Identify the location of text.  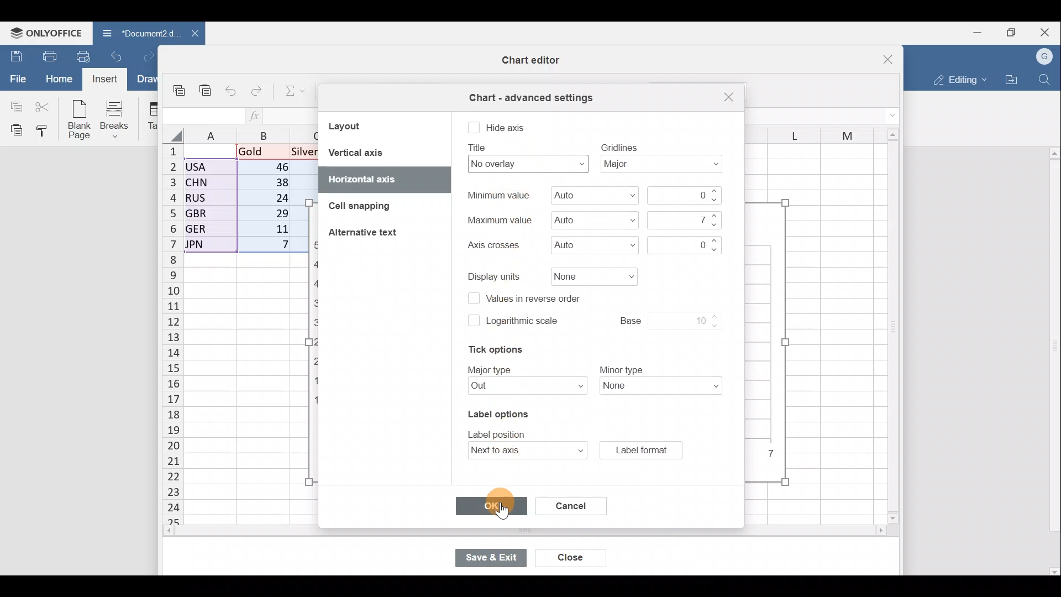
(498, 195).